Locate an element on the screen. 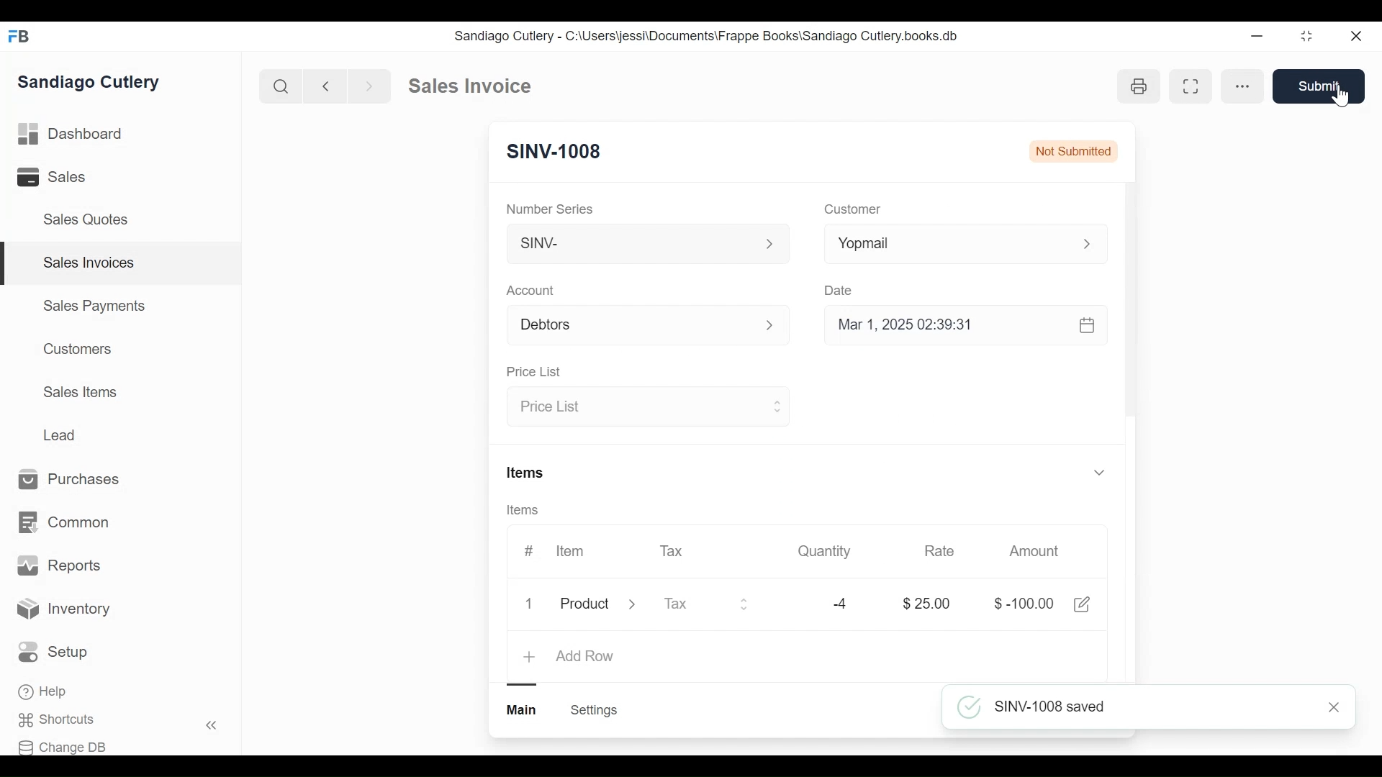 This screenshot has width=1382, height=777. Main is located at coordinates (523, 709).